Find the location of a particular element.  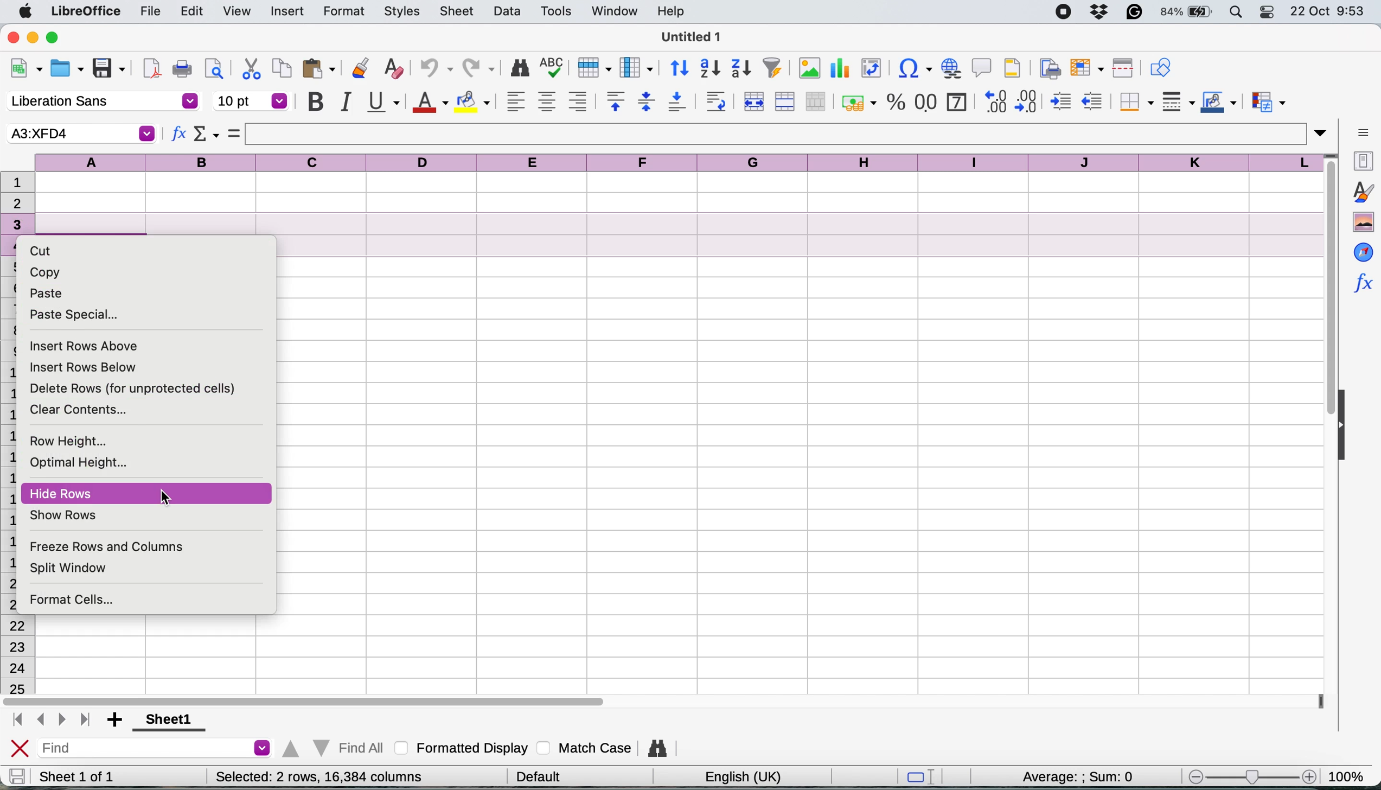

22 oct 9:53 is located at coordinates (1326, 12).